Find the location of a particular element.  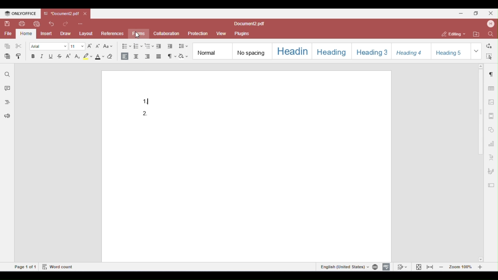

nonprinting characters is located at coordinates (172, 57).